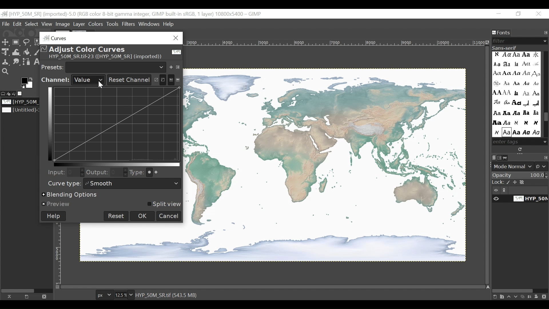 The width and height of the screenshot is (549, 309). Describe the element at coordinates (73, 80) in the screenshot. I see `Channel Selection` at that location.